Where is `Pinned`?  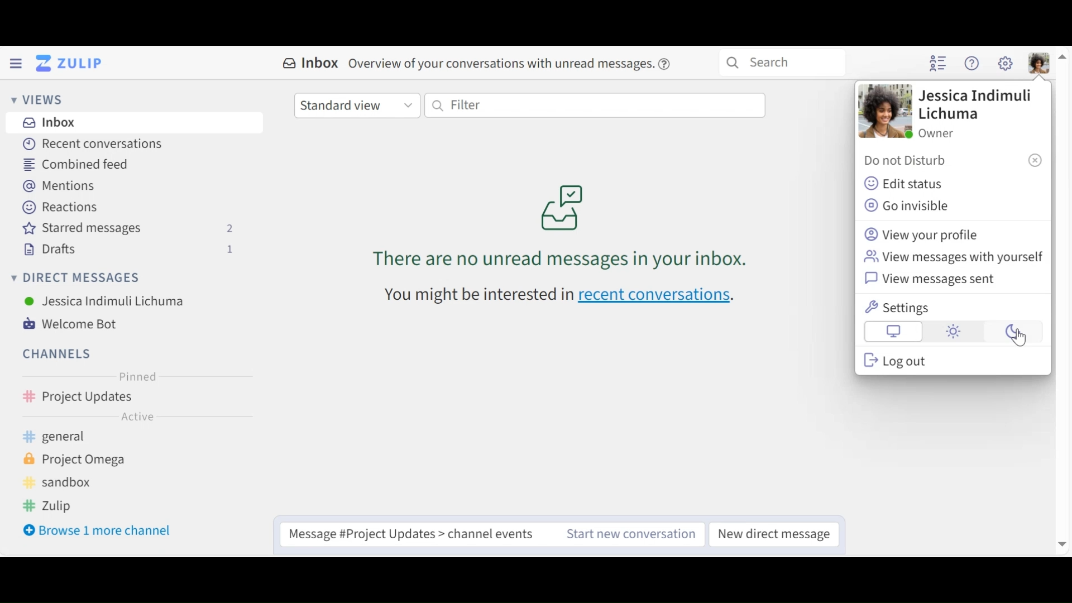
Pinned is located at coordinates (137, 378).